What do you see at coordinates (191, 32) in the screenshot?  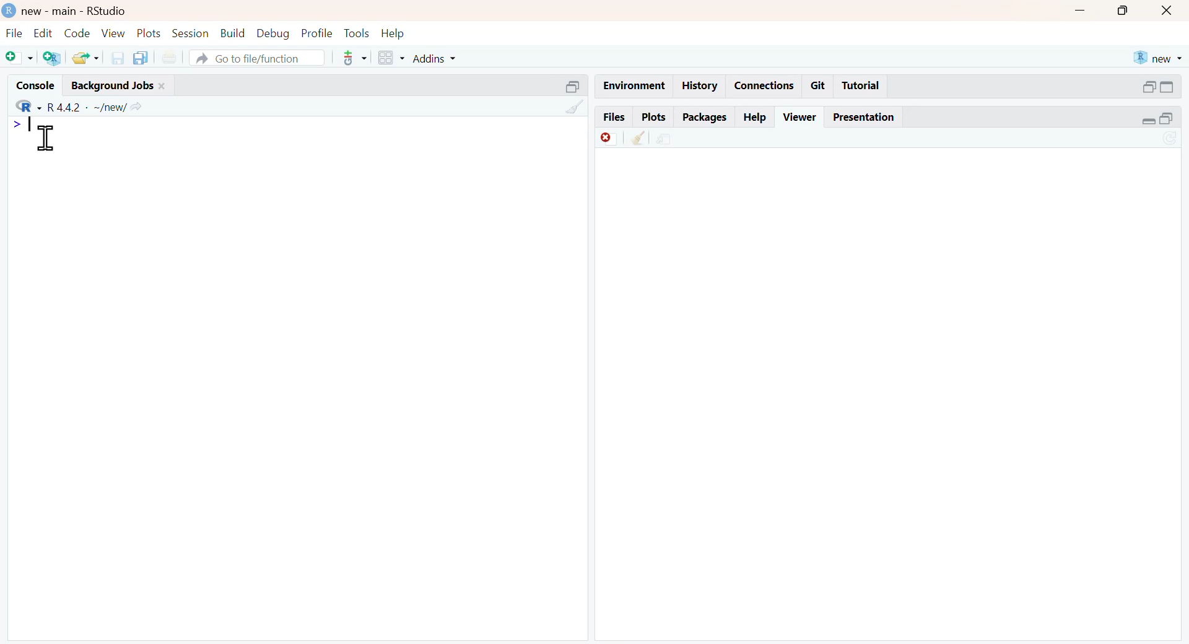 I see `session` at bounding box center [191, 32].